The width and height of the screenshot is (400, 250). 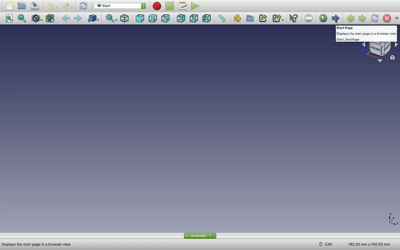 I want to click on Redo, so click(x=68, y=6).